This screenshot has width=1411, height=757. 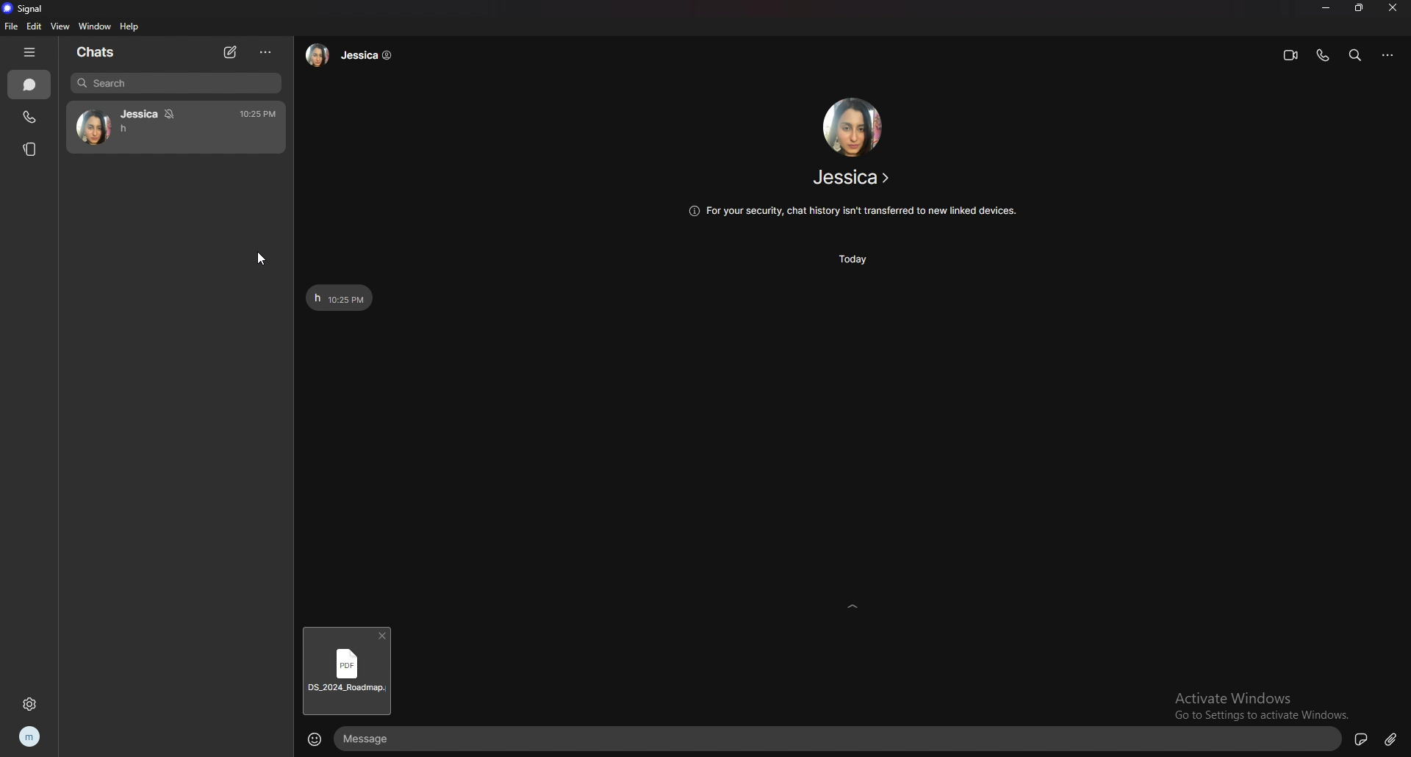 I want to click on settings, so click(x=31, y=704).